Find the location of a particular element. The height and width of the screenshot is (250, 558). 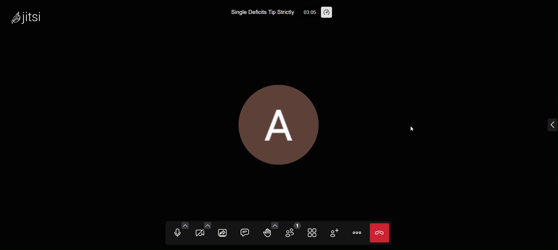

open chat is located at coordinates (245, 231).